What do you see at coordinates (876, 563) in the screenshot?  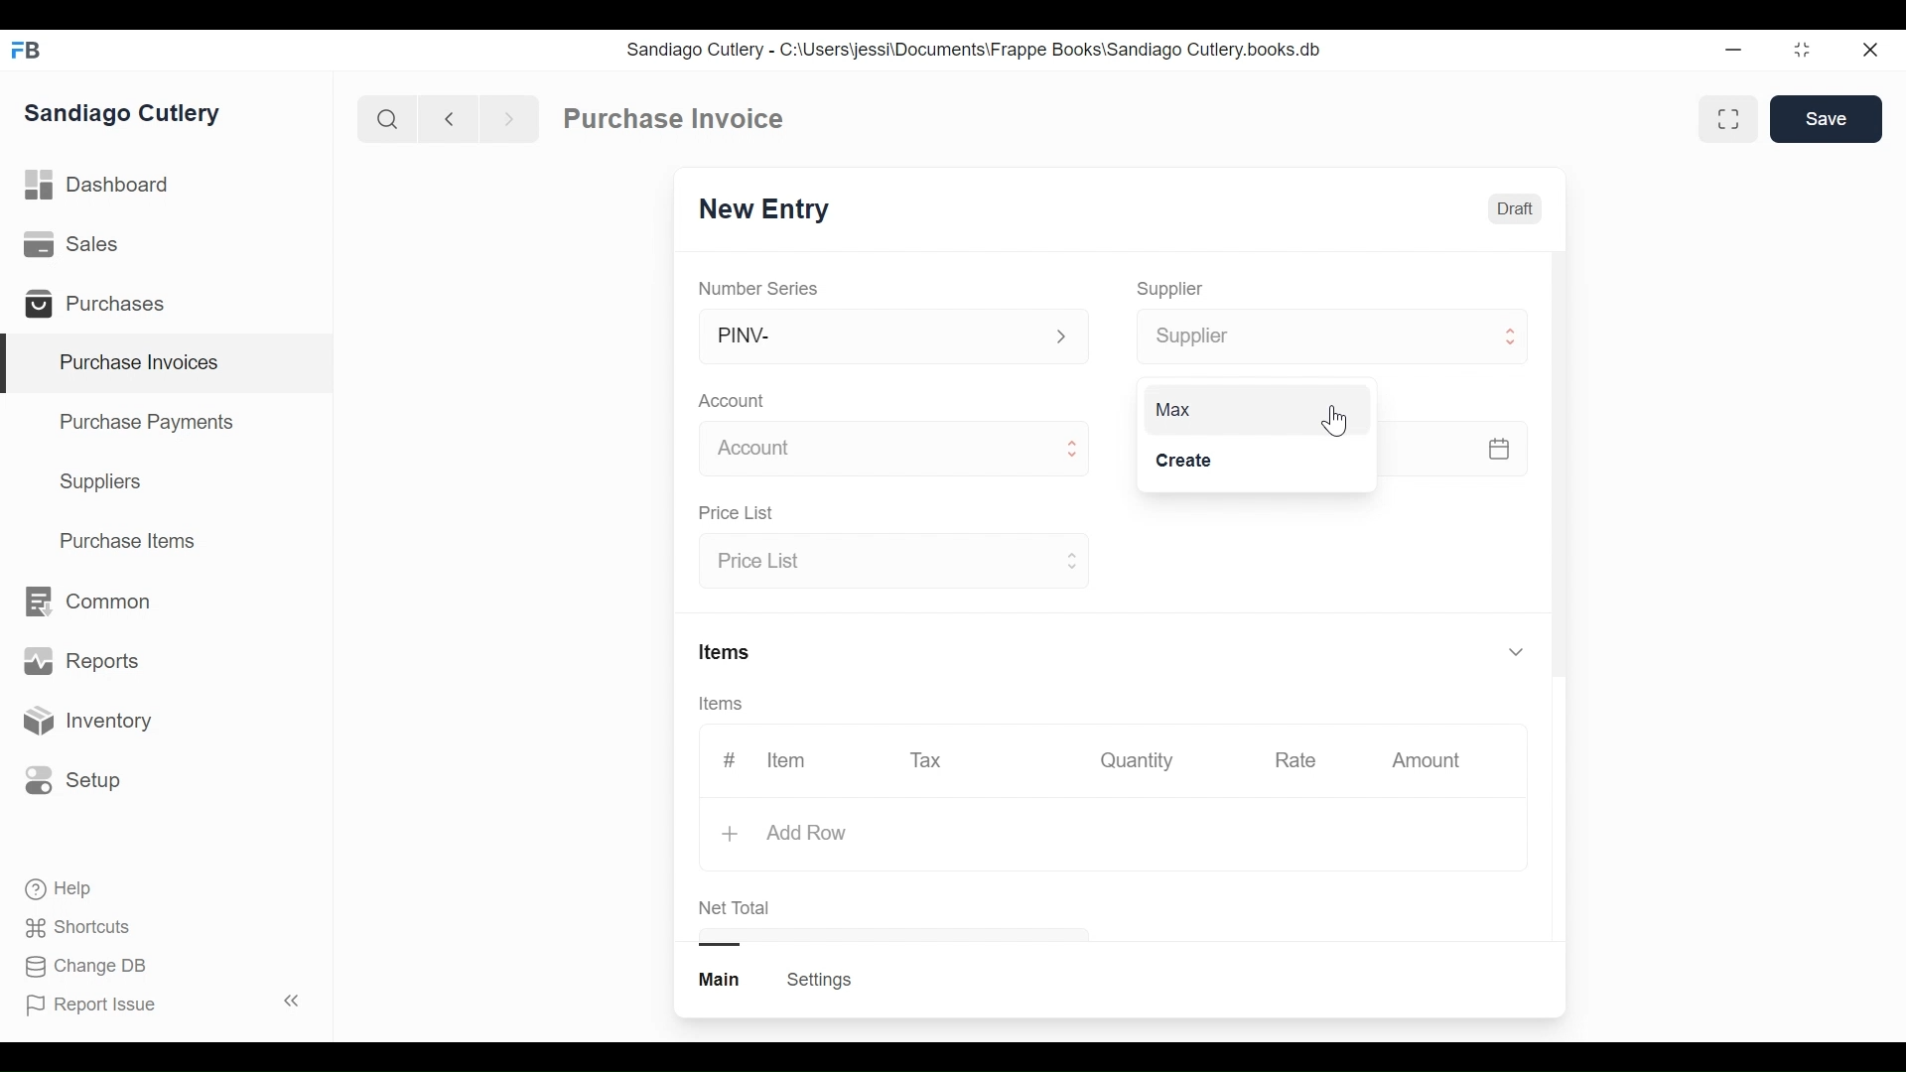 I see `Price List` at bounding box center [876, 563].